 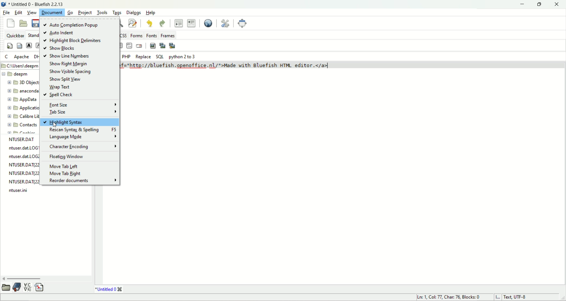 I want to click on dialogs, so click(x=134, y=13).